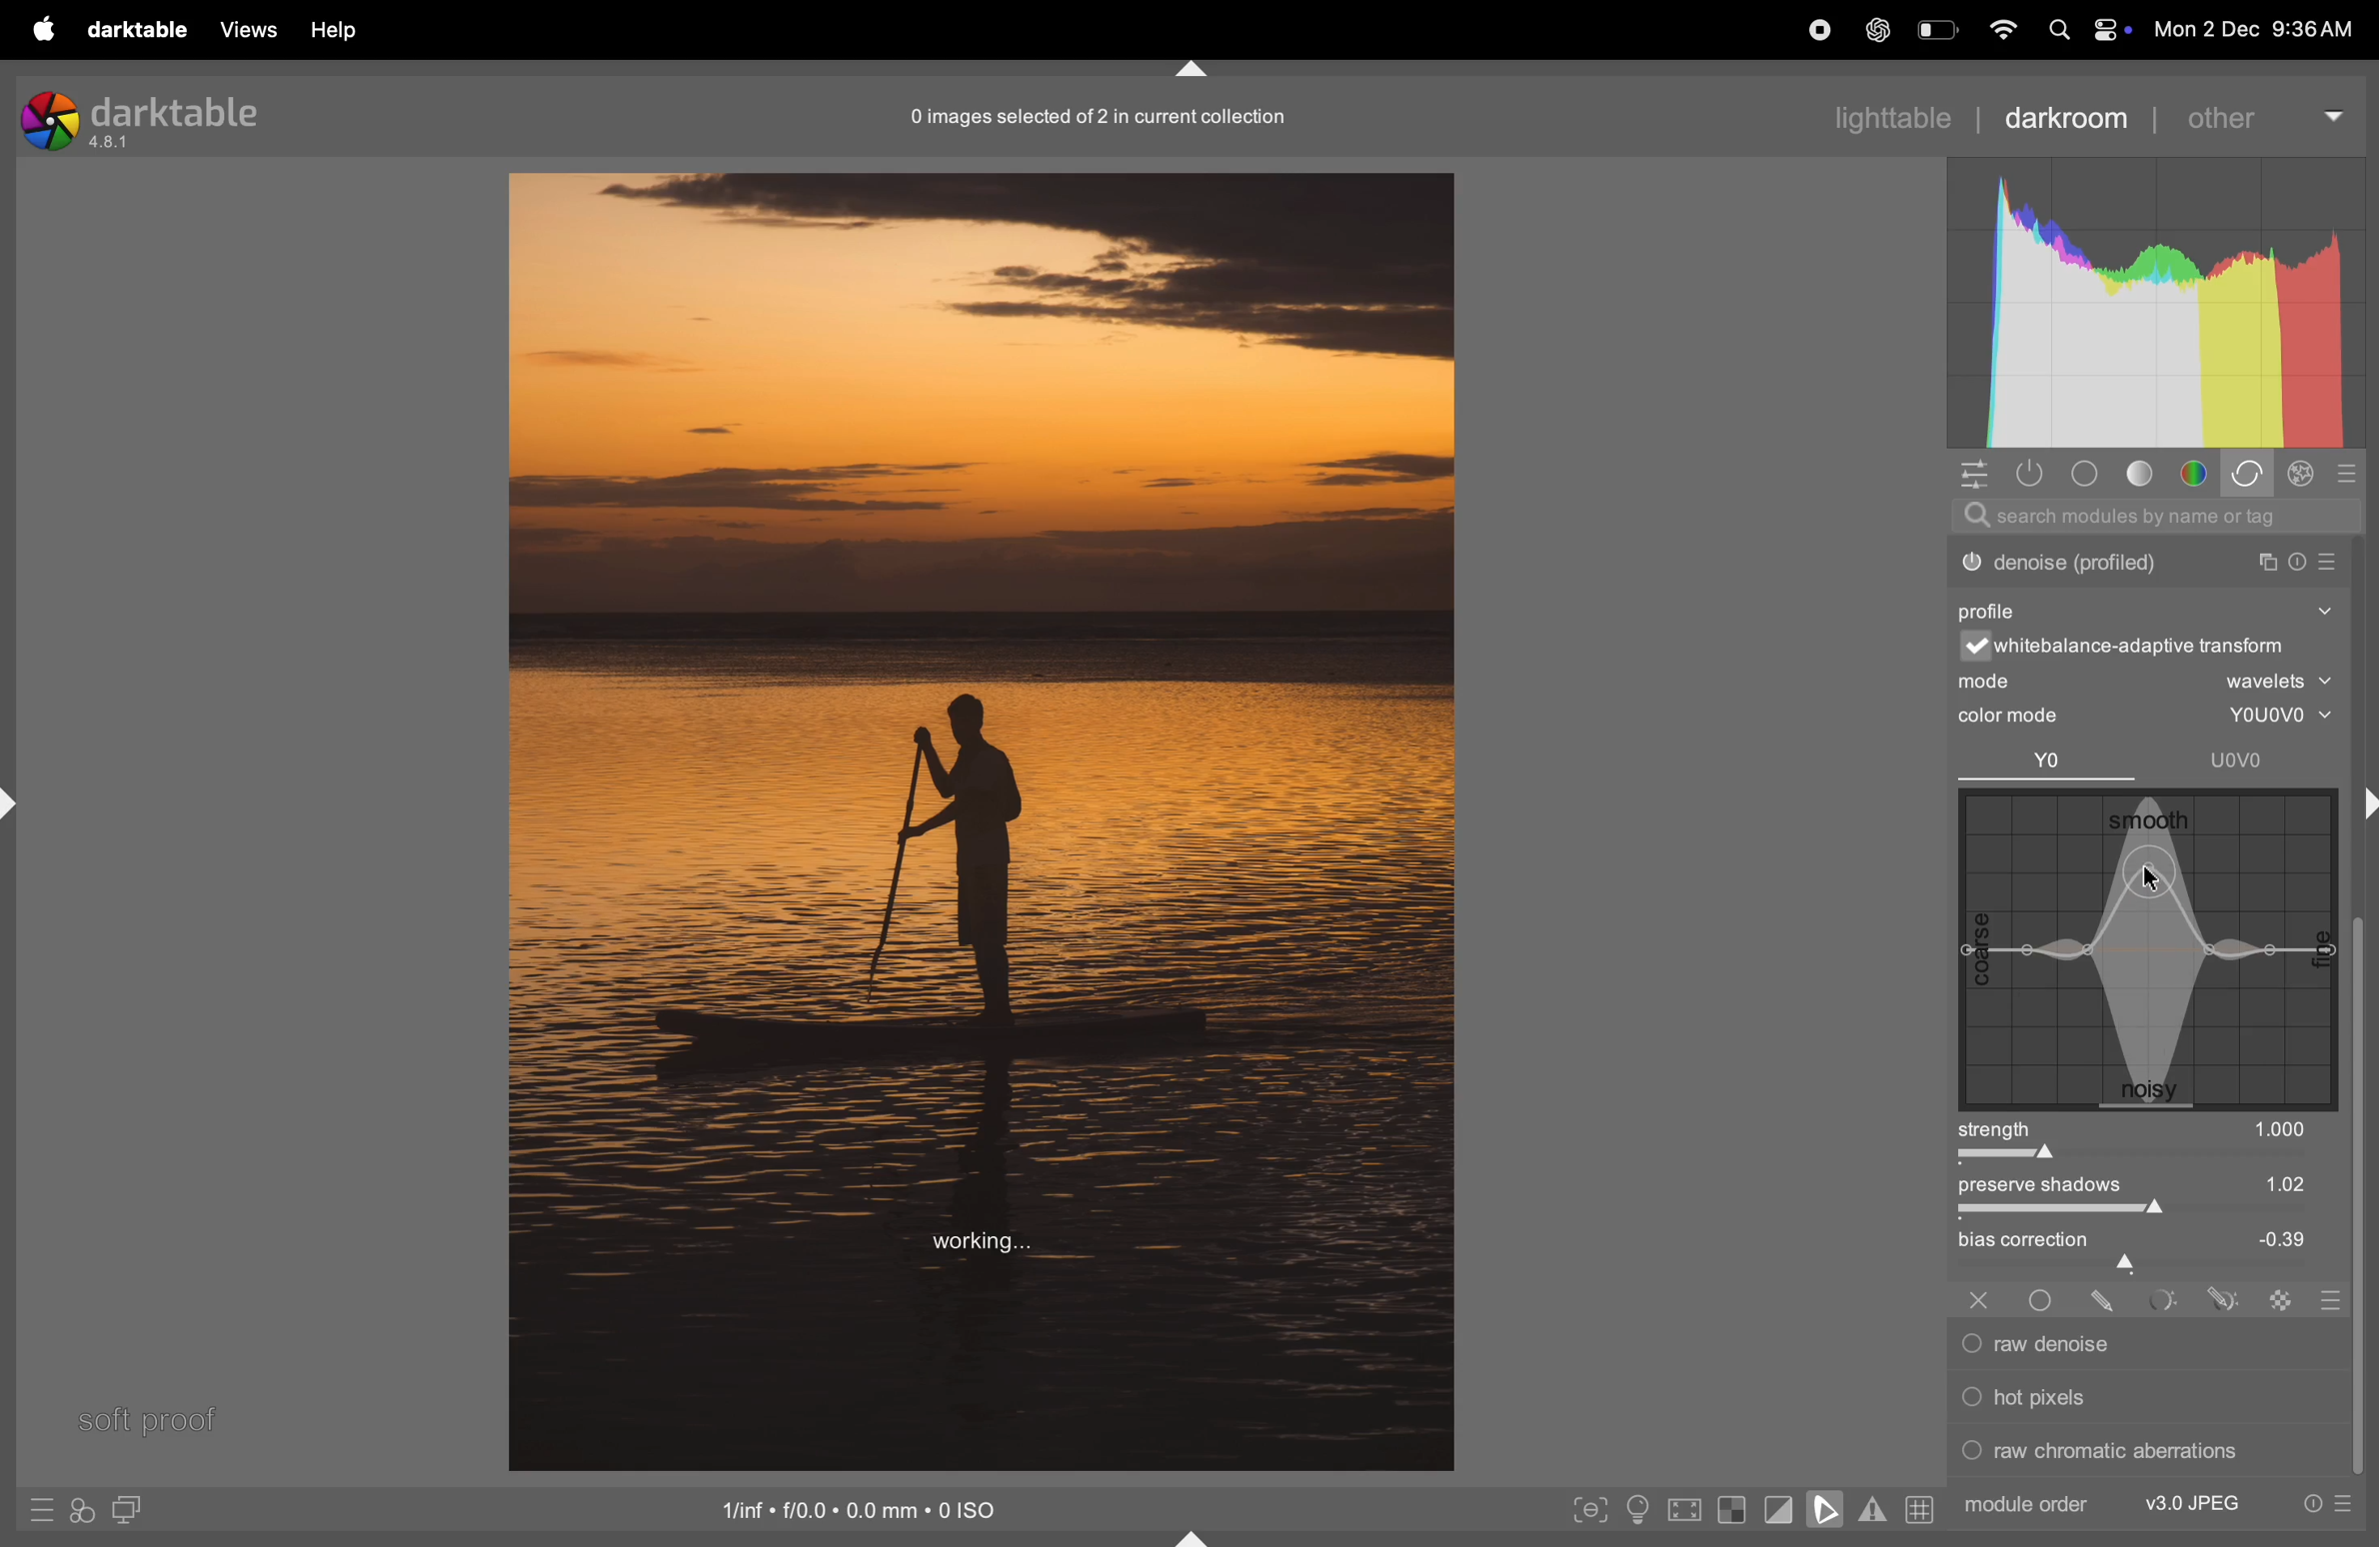  What do you see at coordinates (1825, 1512) in the screenshot?
I see `toggle softproffing` at bounding box center [1825, 1512].